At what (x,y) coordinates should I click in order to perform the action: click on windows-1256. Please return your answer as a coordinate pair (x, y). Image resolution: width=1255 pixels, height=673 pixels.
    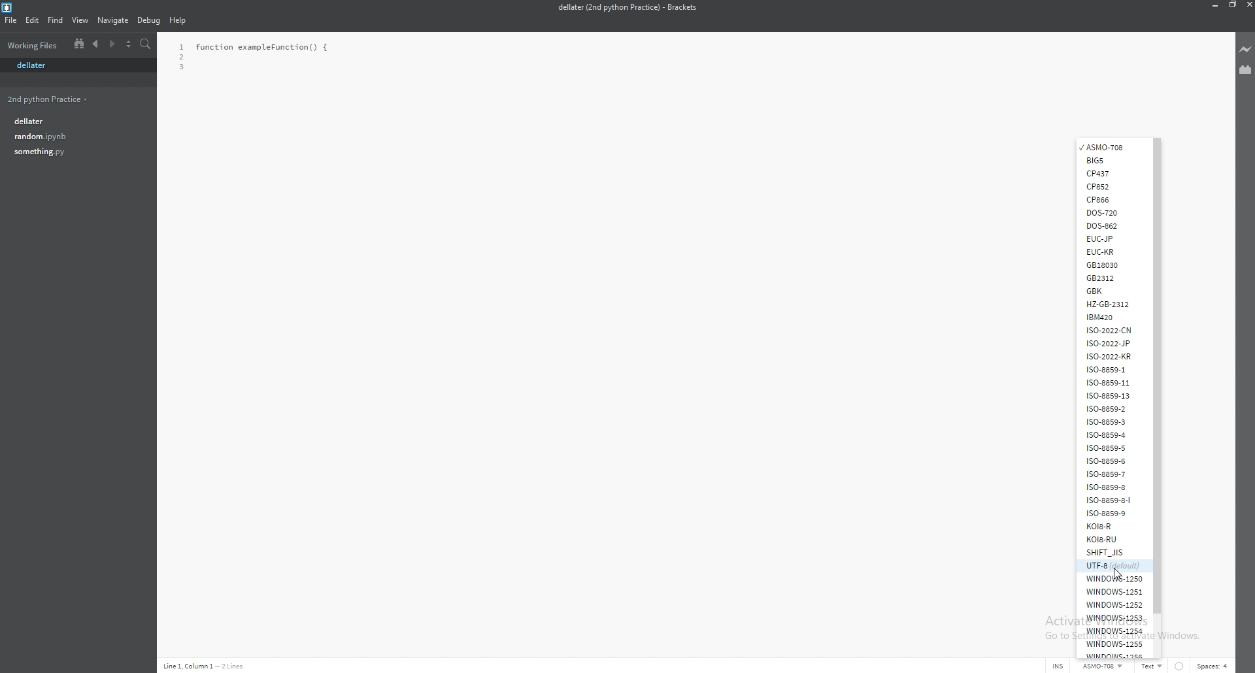
    Looking at the image, I should click on (1113, 654).